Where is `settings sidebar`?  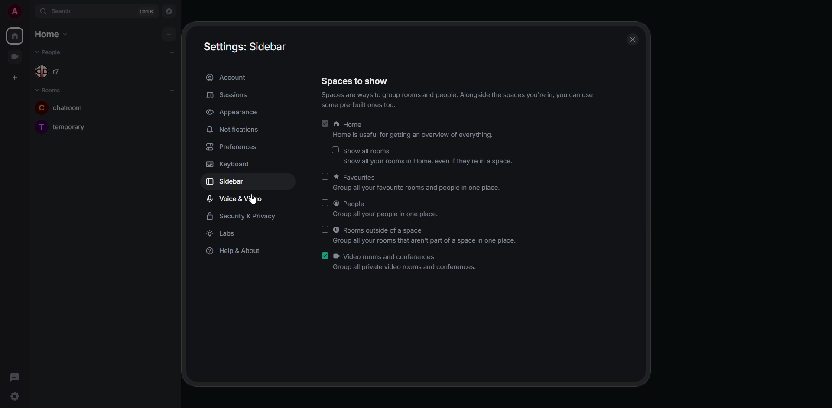 settings sidebar is located at coordinates (245, 45).